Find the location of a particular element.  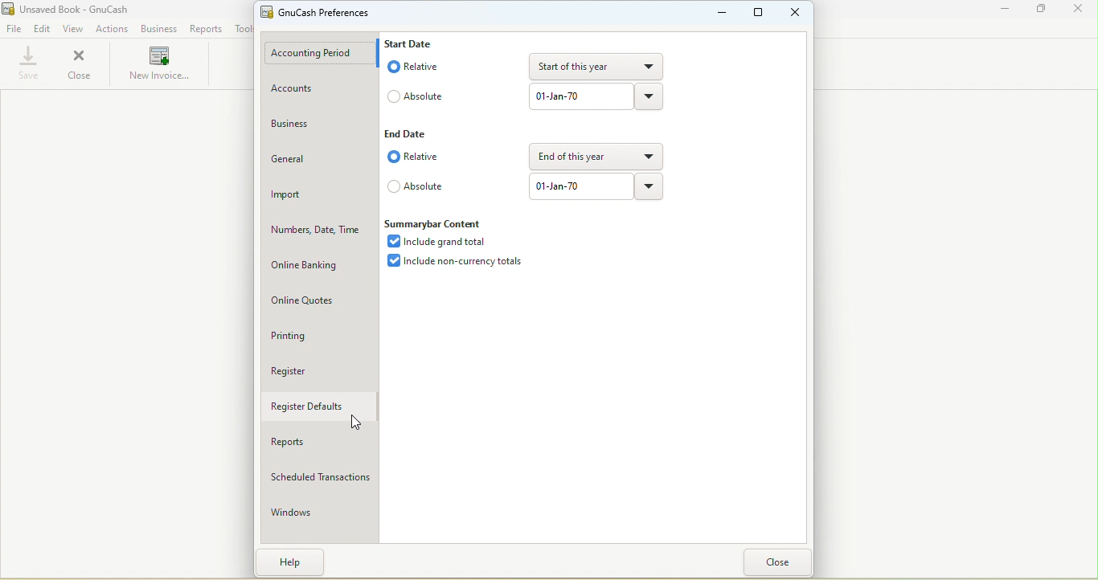

Summarybar content is located at coordinates (444, 223).